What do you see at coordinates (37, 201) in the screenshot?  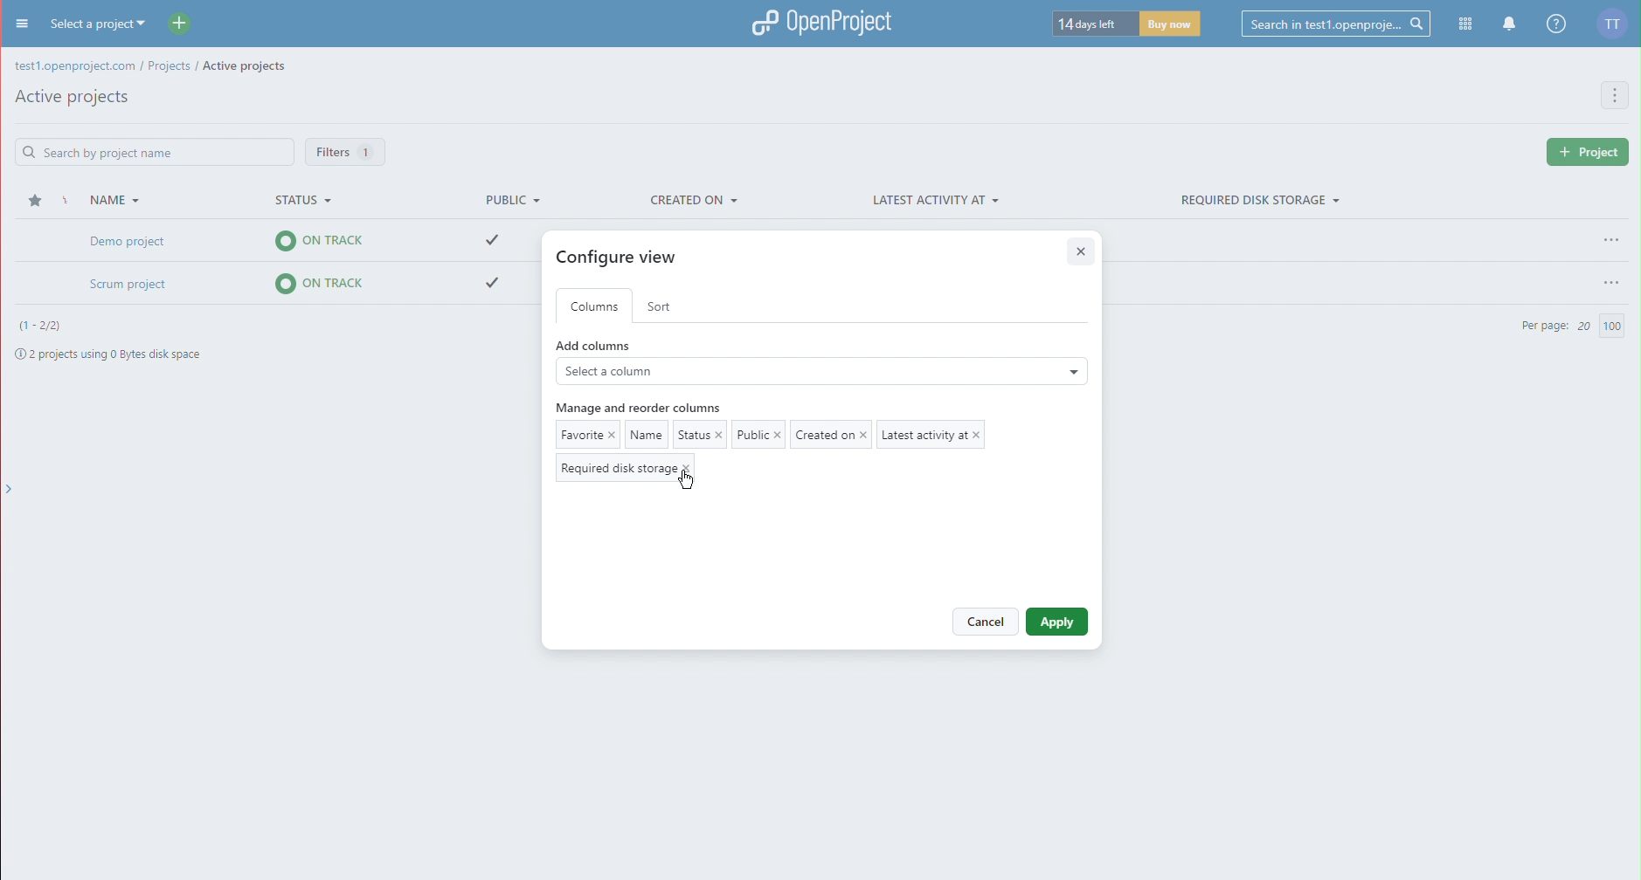 I see `Star` at bounding box center [37, 201].